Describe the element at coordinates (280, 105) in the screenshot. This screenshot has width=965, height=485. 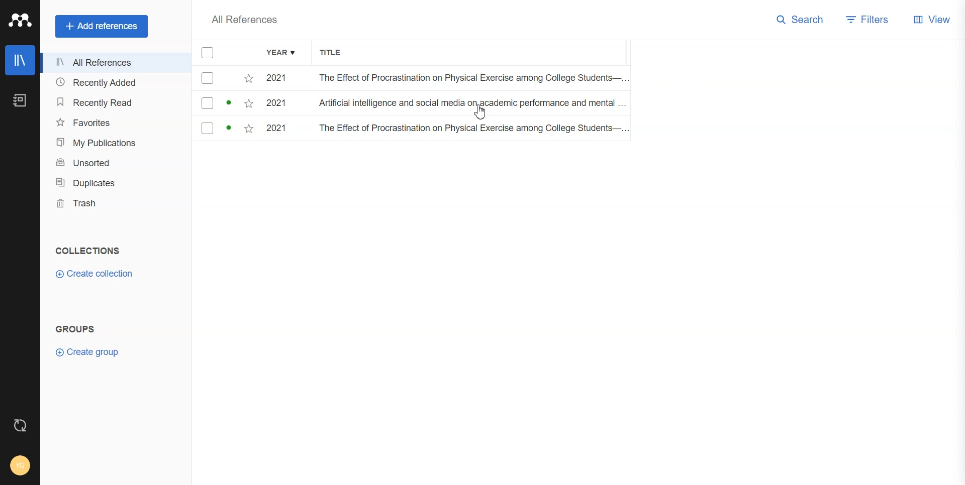
I see `2021` at that location.